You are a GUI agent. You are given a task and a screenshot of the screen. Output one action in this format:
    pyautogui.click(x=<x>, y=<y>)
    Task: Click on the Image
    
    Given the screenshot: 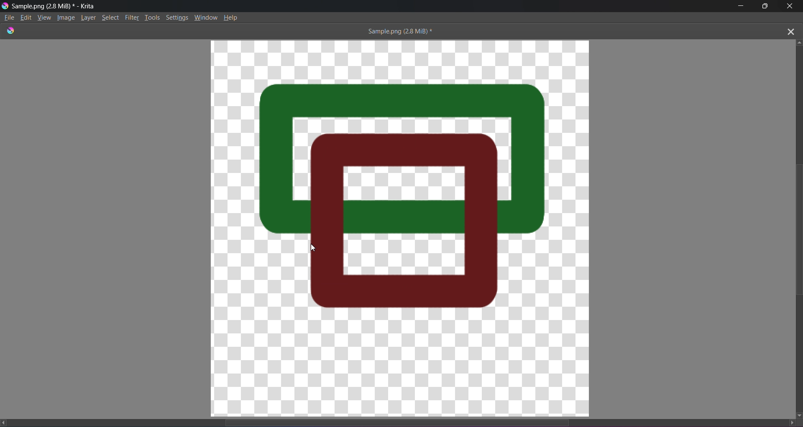 What is the action you would take?
    pyautogui.click(x=66, y=18)
    